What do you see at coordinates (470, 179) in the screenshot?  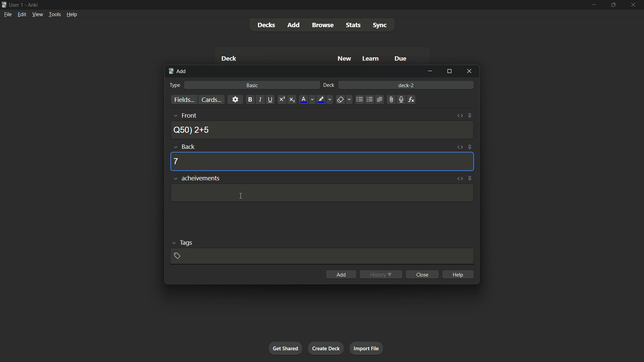 I see `toggle sticky` at bounding box center [470, 179].